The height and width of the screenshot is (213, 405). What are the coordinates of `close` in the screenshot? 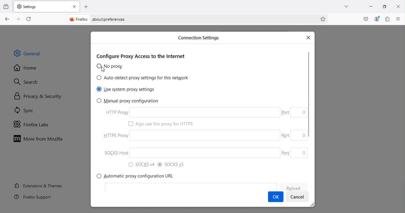 It's located at (75, 6).